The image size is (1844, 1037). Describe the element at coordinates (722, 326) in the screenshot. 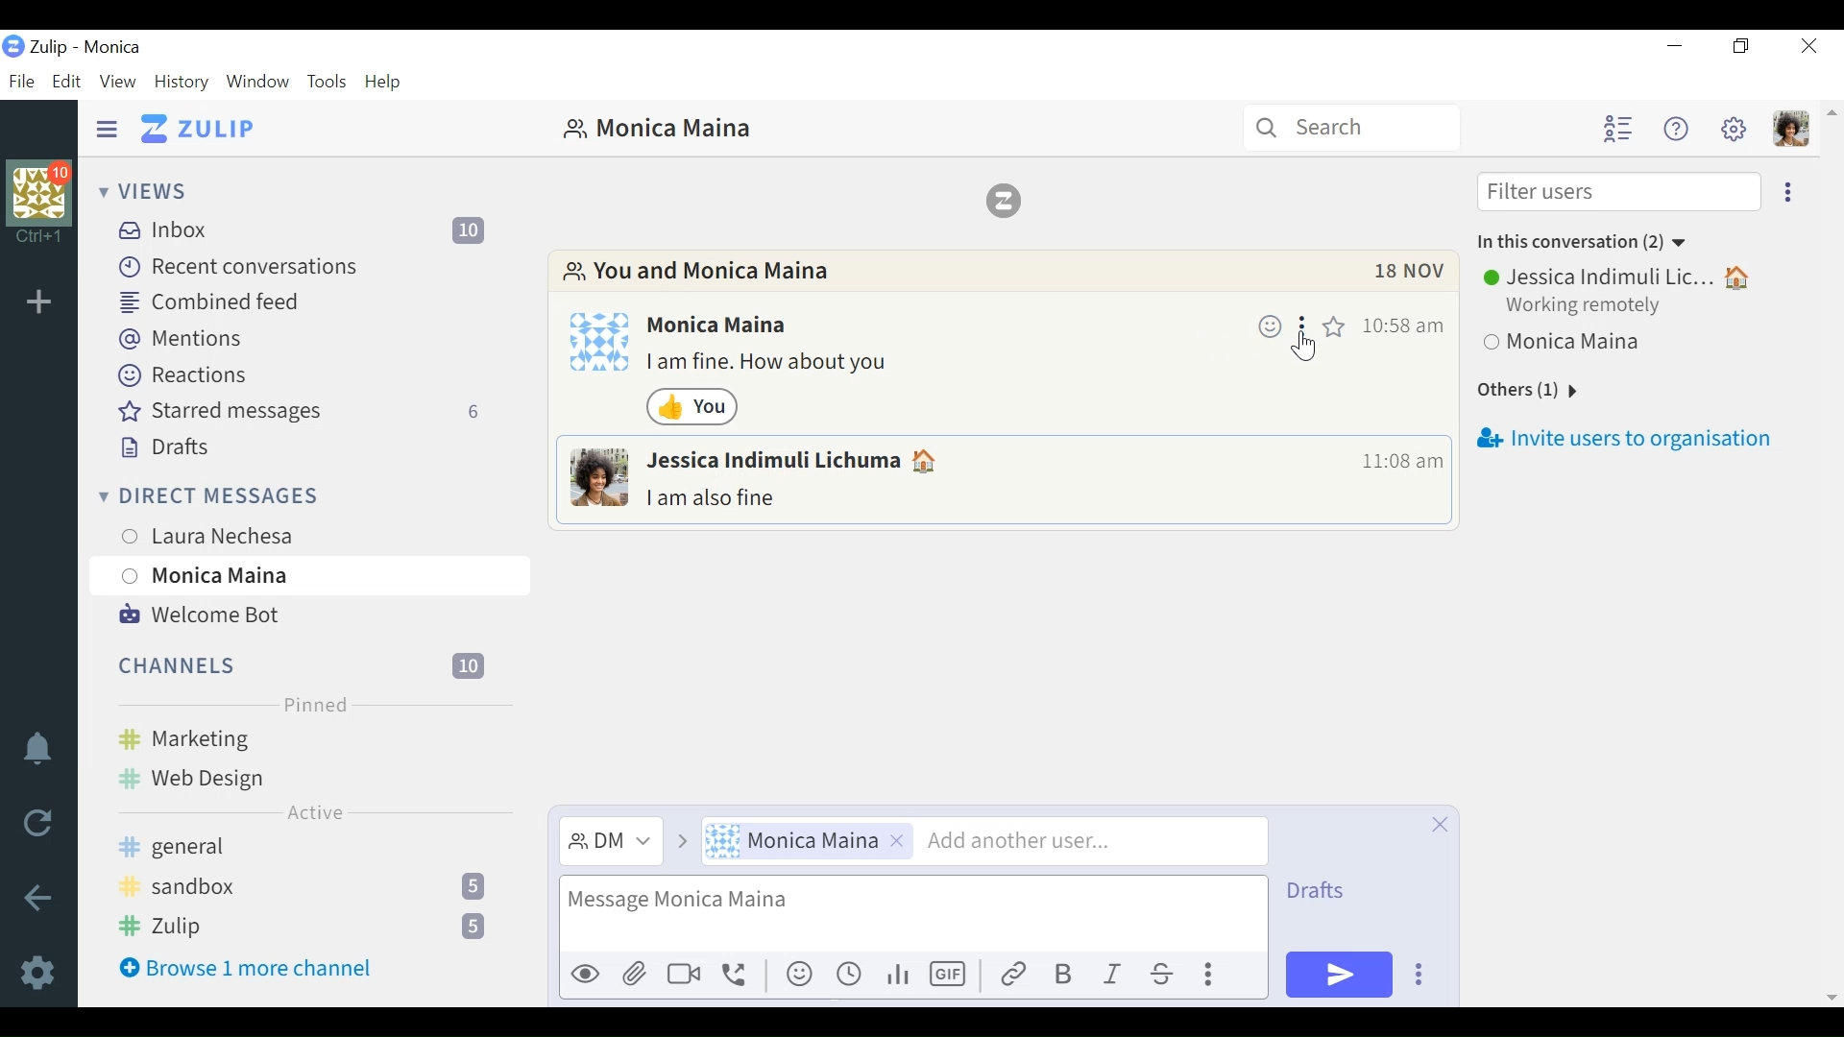

I see `Monica Maina` at that location.